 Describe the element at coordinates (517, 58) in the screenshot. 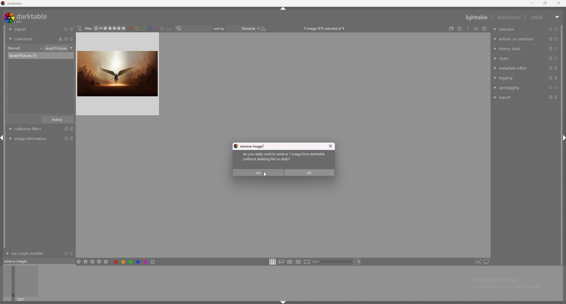

I see `styles` at that location.